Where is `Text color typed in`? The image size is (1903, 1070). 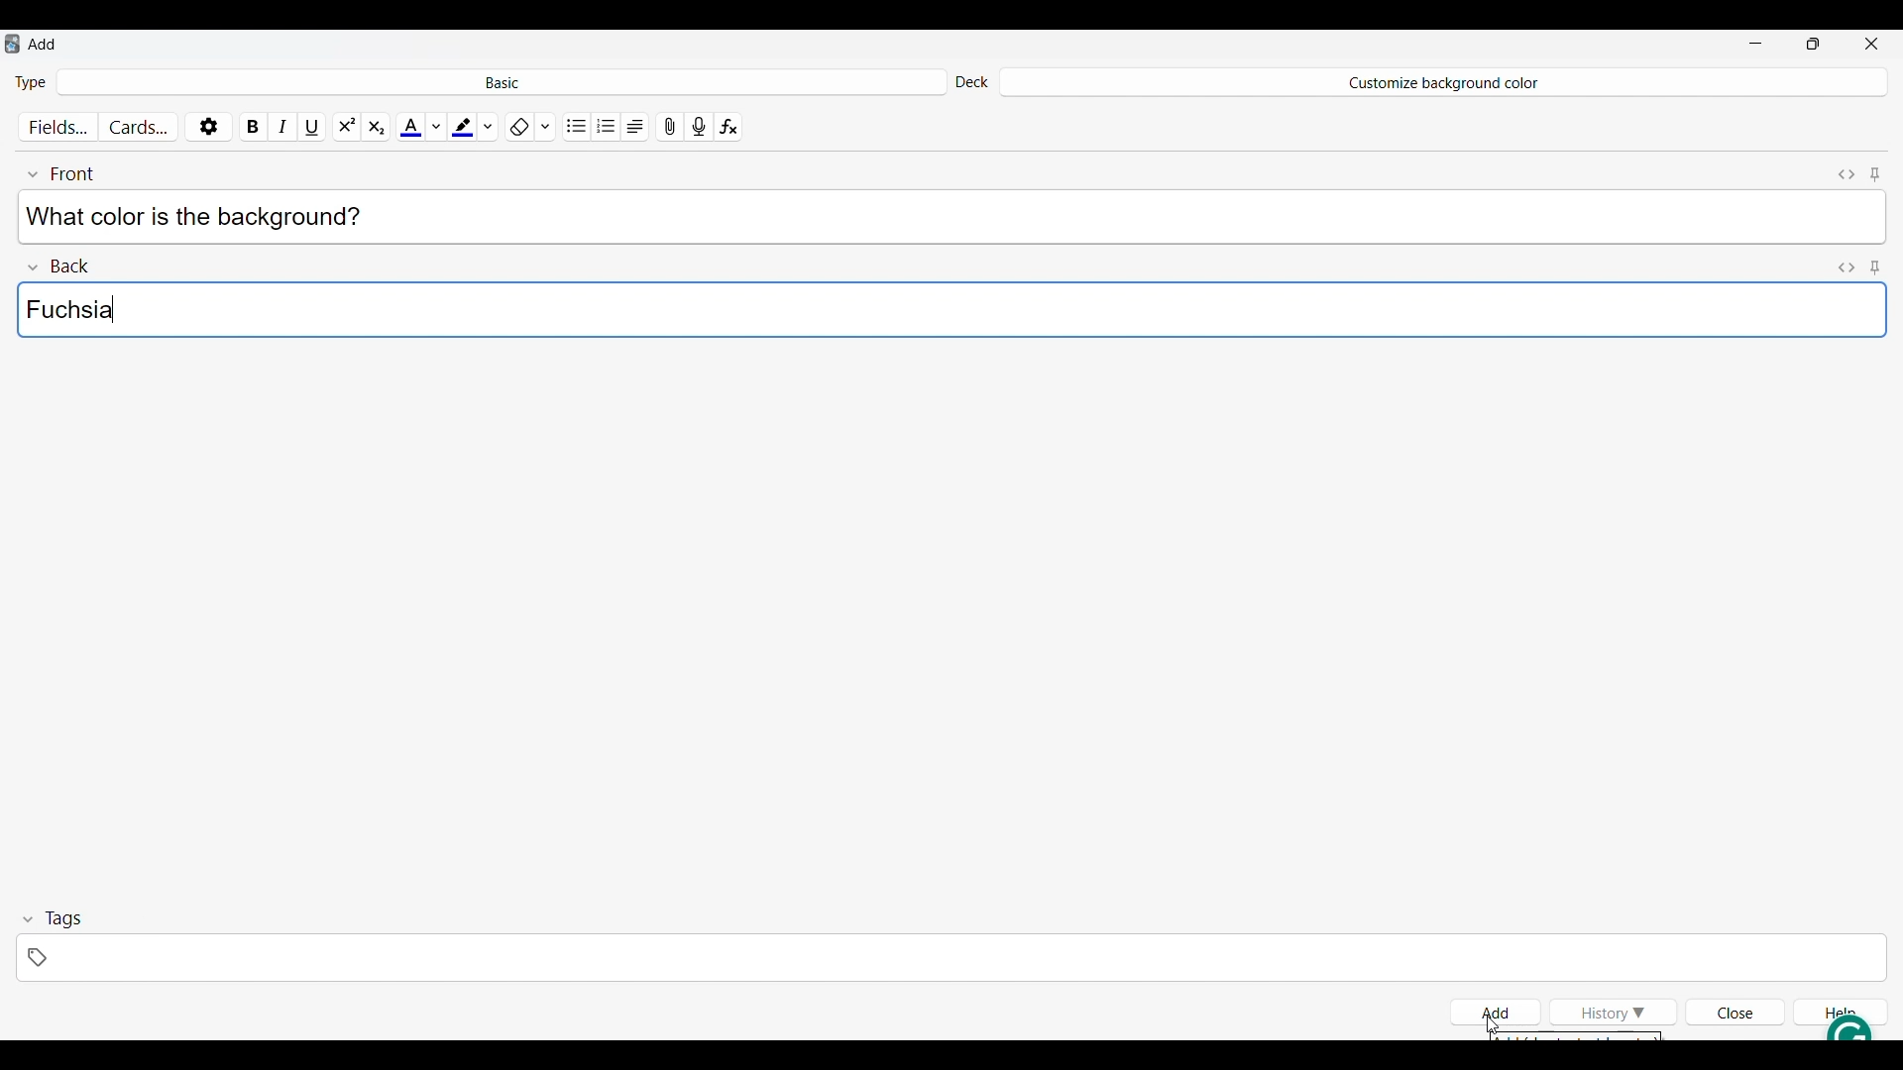 Text color typed in is located at coordinates (68, 310).